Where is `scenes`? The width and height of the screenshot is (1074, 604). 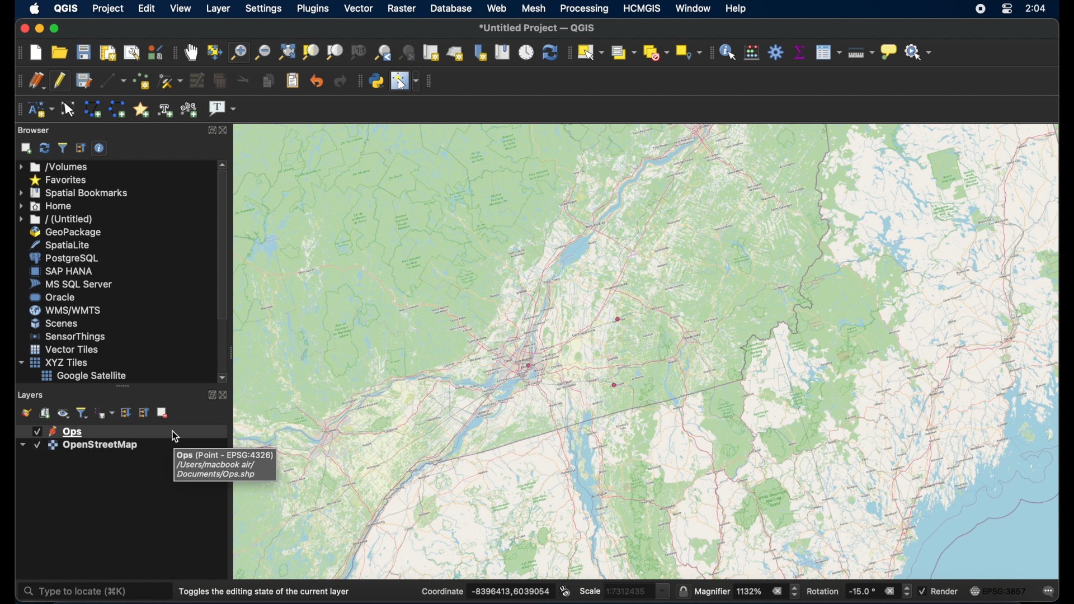
scenes is located at coordinates (55, 323).